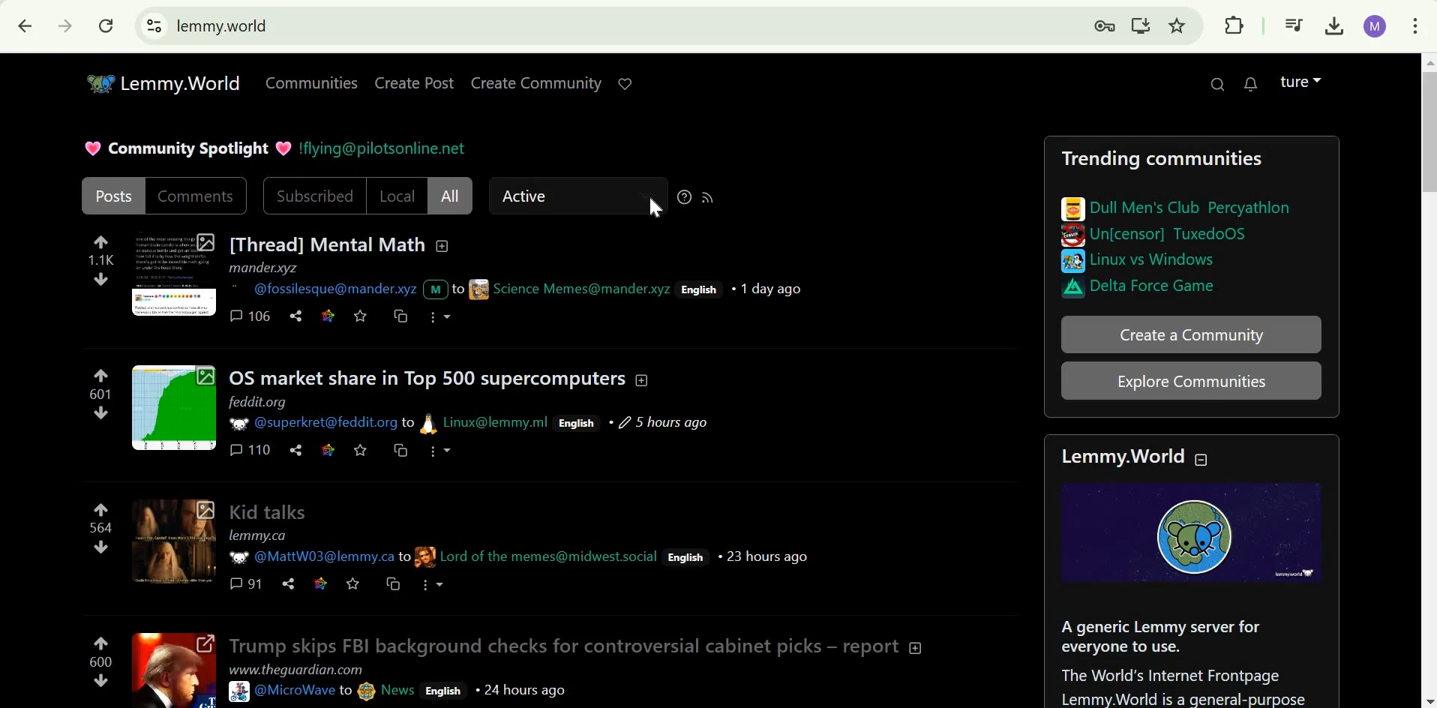  I want to click on Expand, so click(174, 274).